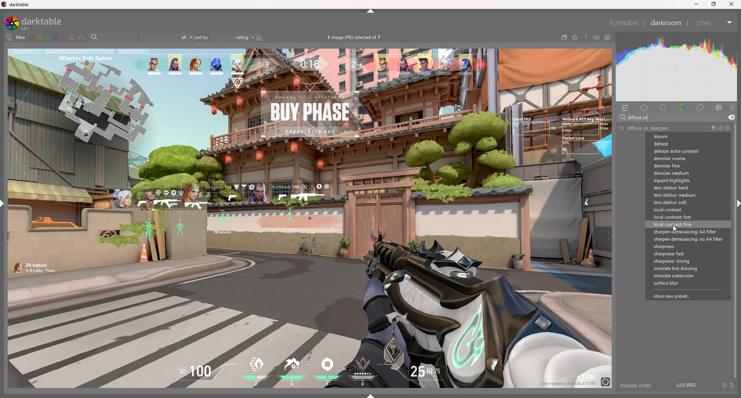  Describe the element at coordinates (675, 229) in the screenshot. I see `cursor` at that location.